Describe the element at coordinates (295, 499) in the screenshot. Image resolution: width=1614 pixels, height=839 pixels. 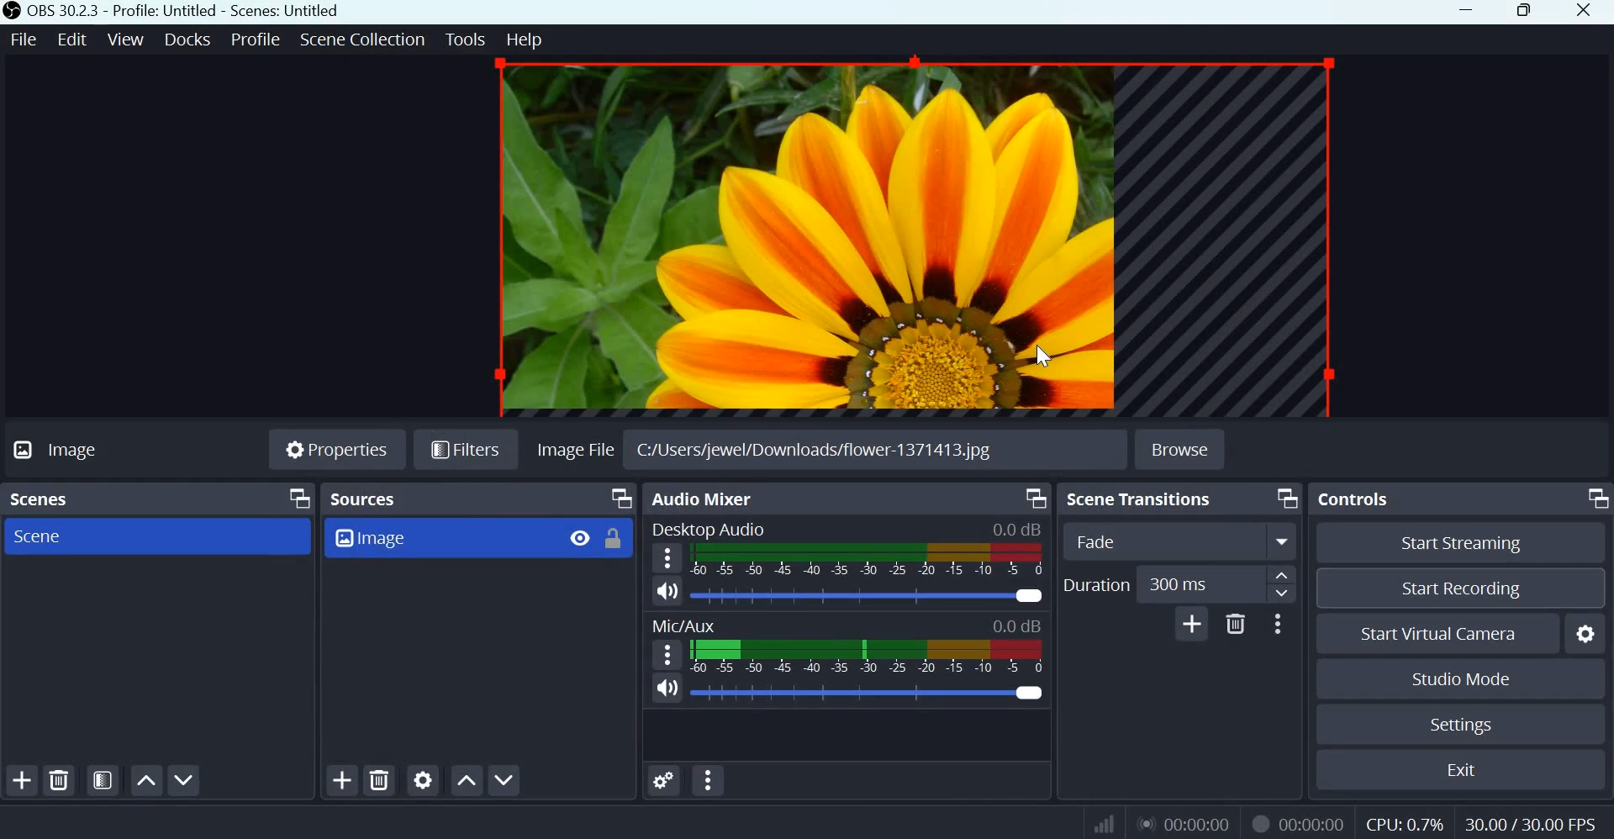
I see `Dock Options icon` at that location.